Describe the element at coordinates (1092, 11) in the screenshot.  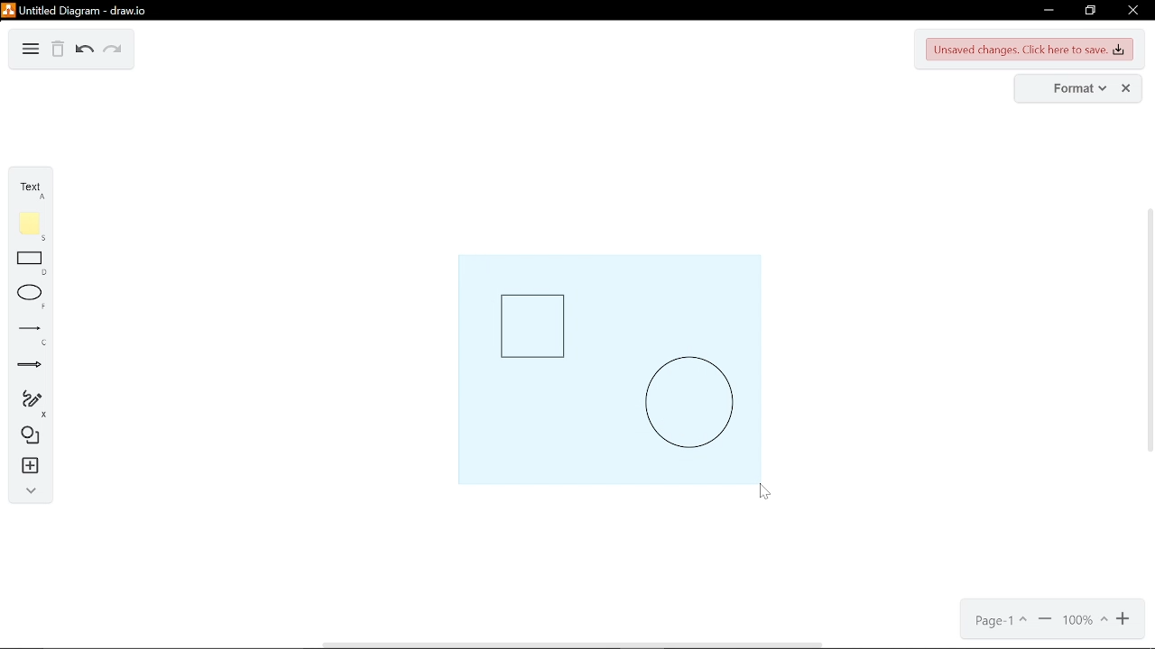
I see `restore down` at that location.